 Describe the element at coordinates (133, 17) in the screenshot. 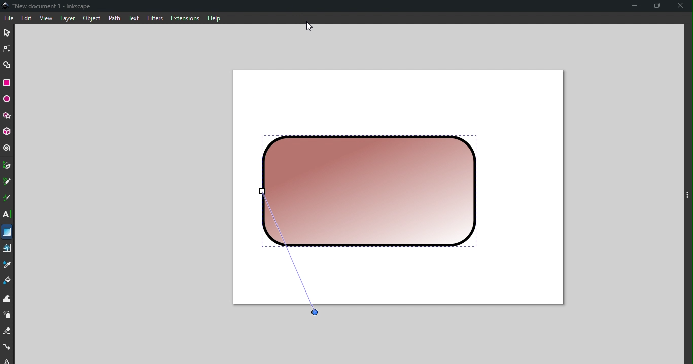

I see `Text` at that location.